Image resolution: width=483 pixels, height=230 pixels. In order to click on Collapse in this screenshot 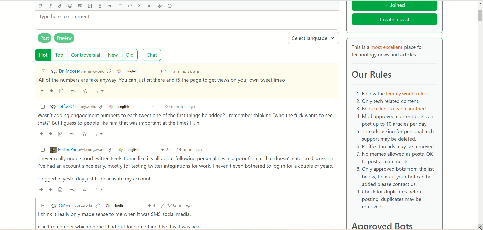, I will do `click(43, 150)`.